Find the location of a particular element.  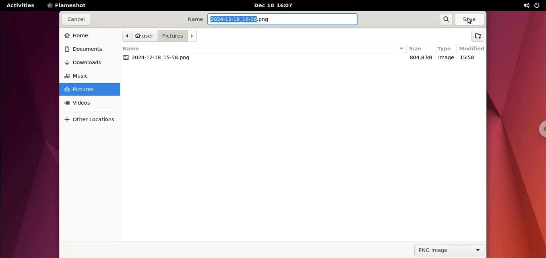

name label is located at coordinates (134, 49).